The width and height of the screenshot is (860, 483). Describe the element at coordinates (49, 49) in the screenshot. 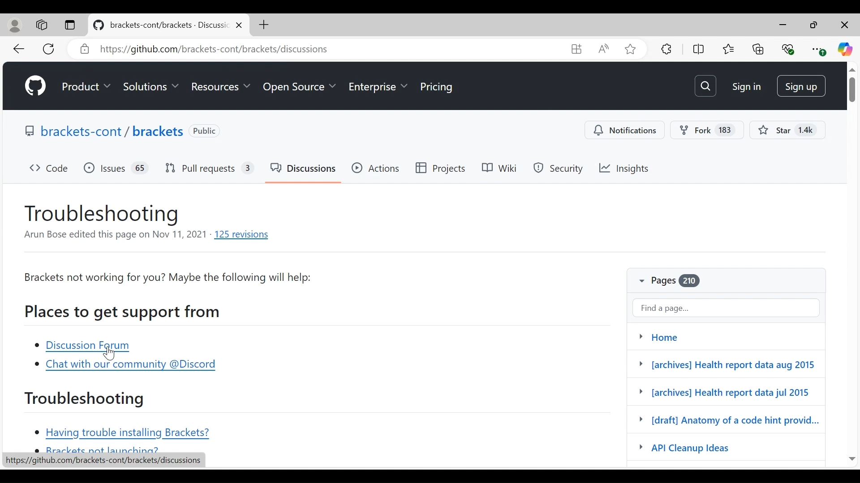

I see `Reload` at that location.